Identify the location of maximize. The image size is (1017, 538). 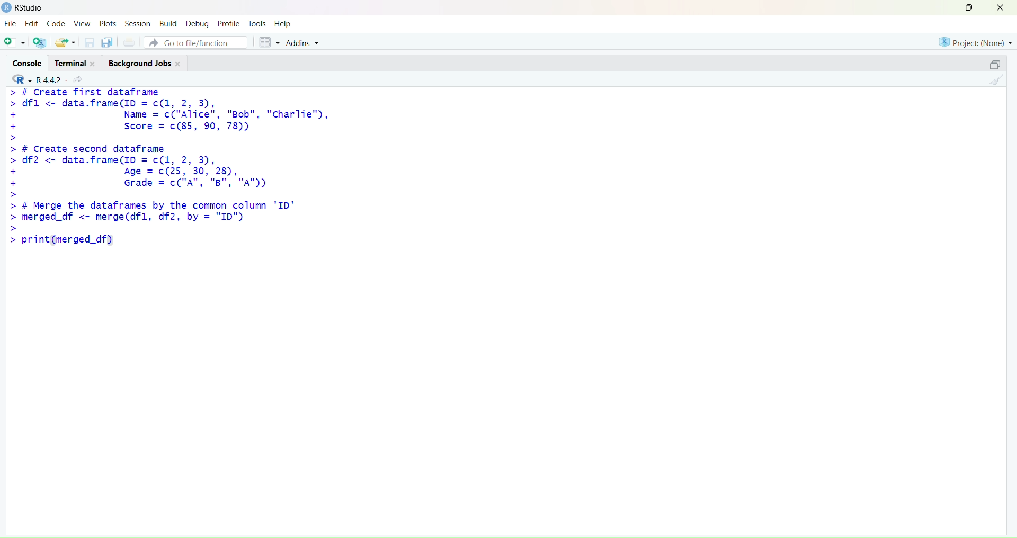
(969, 6).